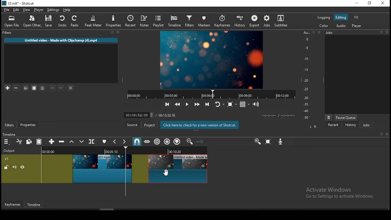 This screenshot has height=220, width=391. Describe the element at coordinates (388, 134) in the screenshot. I see `close` at that location.